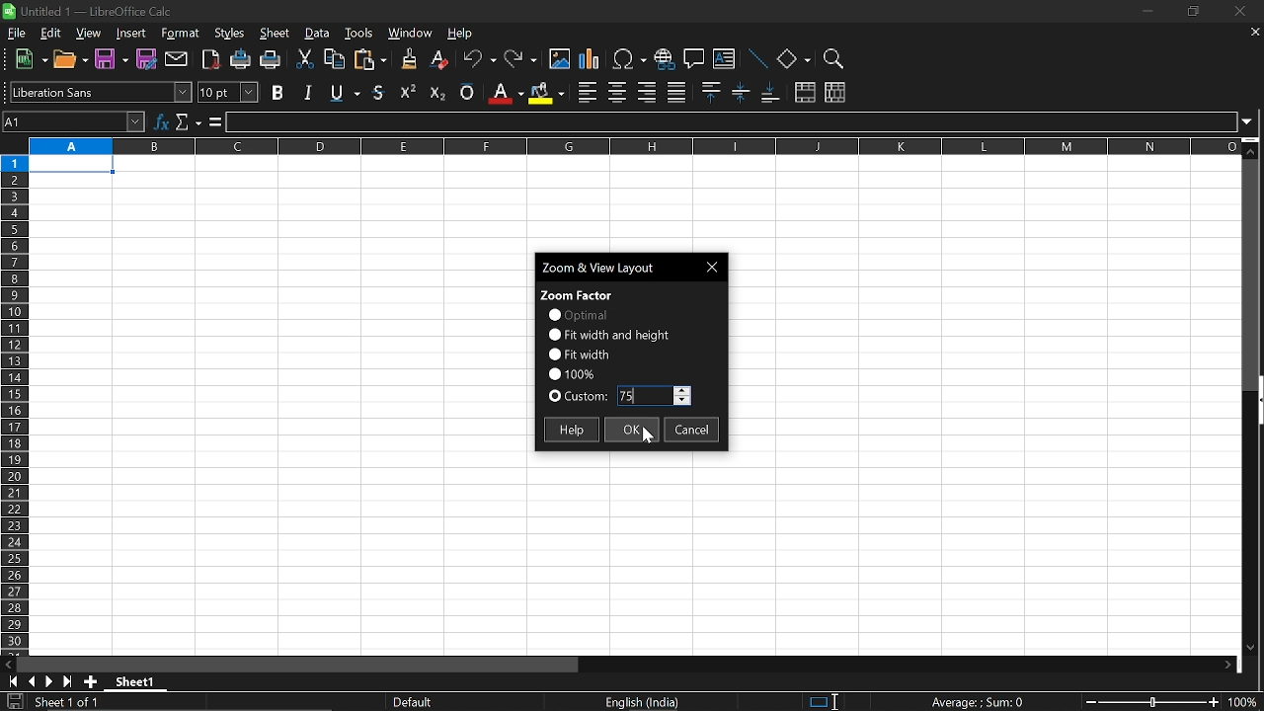  What do you see at coordinates (69, 682) in the screenshot?
I see `go to last page` at bounding box center [69, 682].